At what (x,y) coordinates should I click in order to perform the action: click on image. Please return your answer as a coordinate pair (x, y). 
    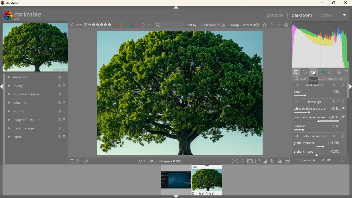
    Looking at the image, I should click on (35, 48).